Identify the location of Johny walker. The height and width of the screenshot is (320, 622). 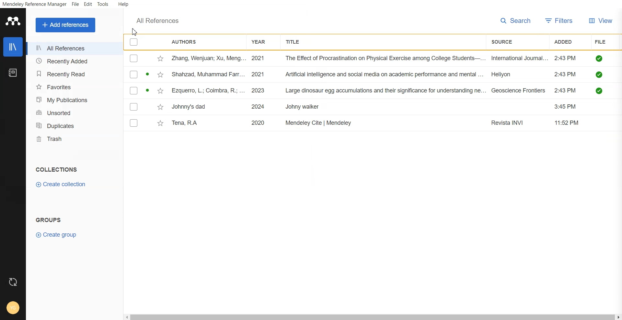
(303, 107).